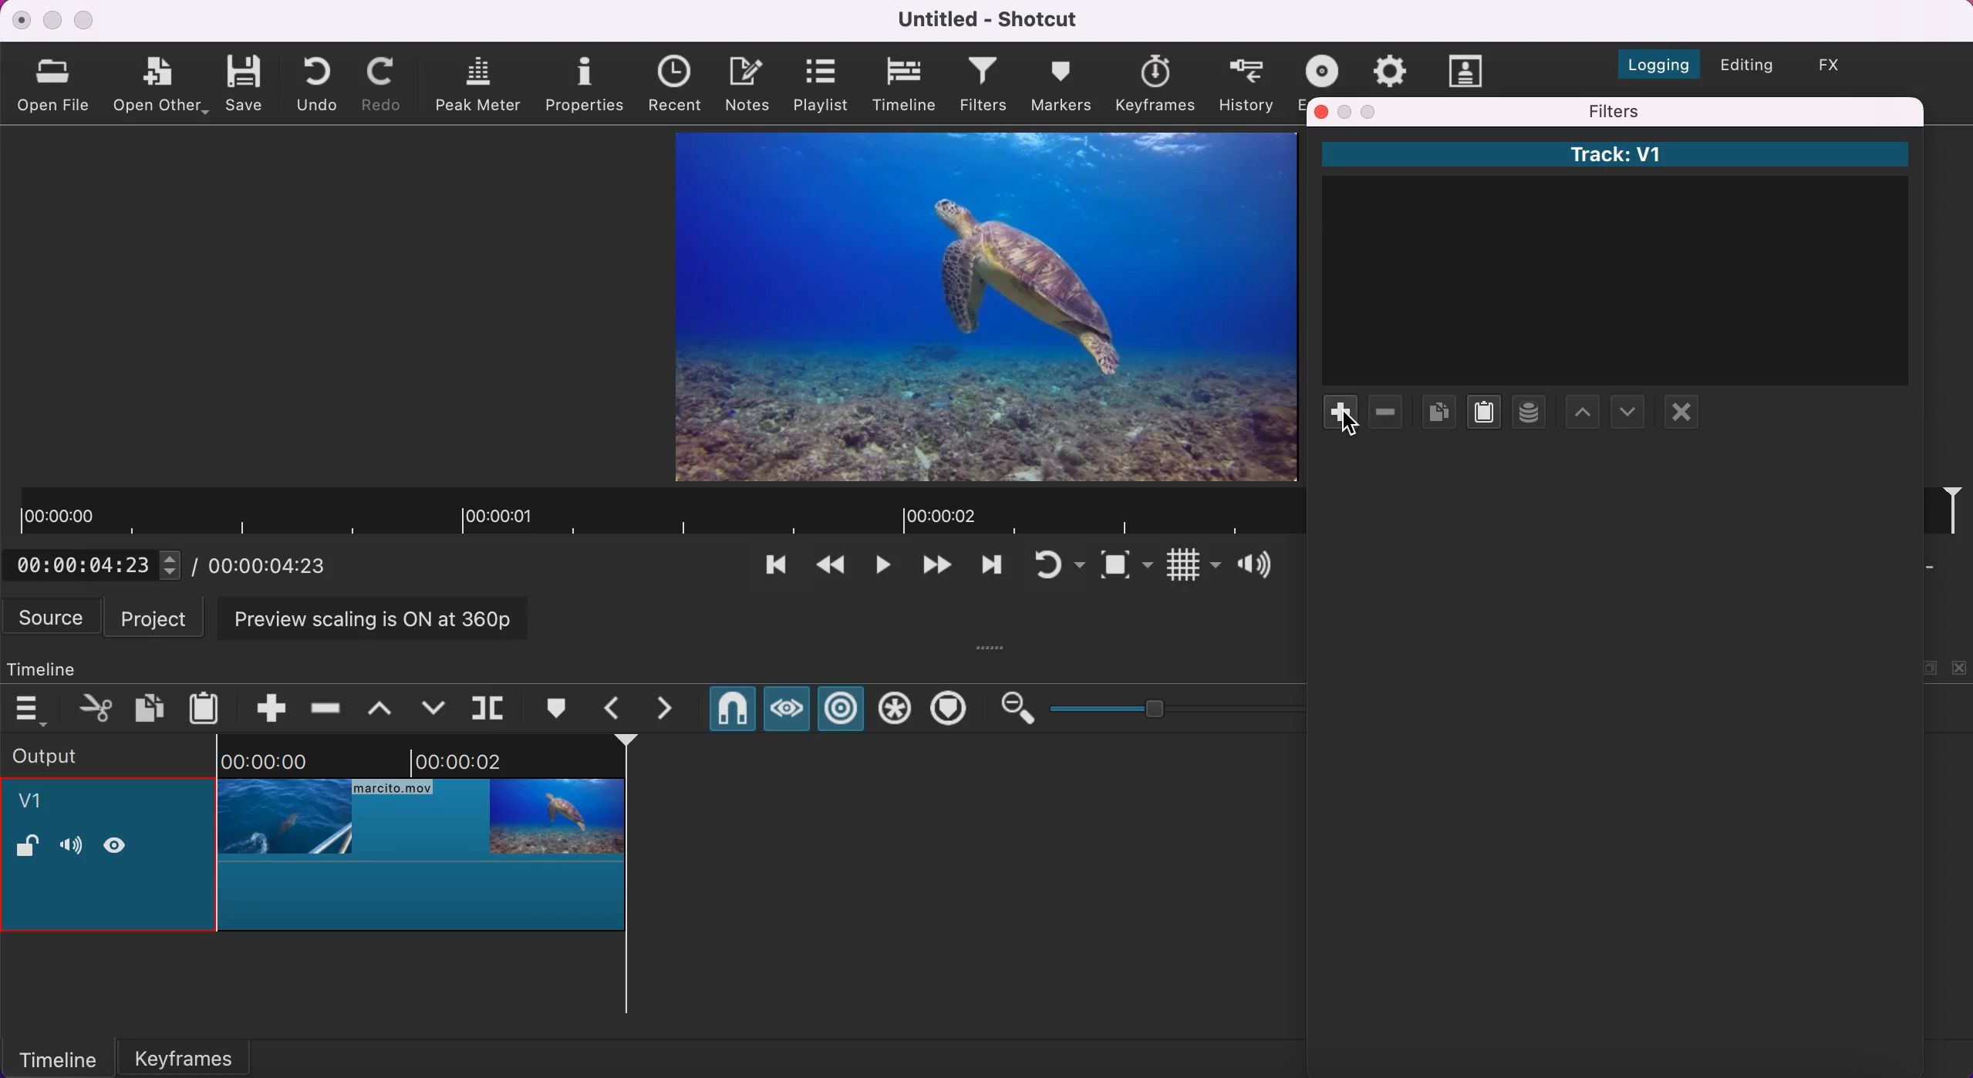  What do you see at coordinates (985, 87) in the screenshot?
I see `filters` at bounding box center [985, 87].